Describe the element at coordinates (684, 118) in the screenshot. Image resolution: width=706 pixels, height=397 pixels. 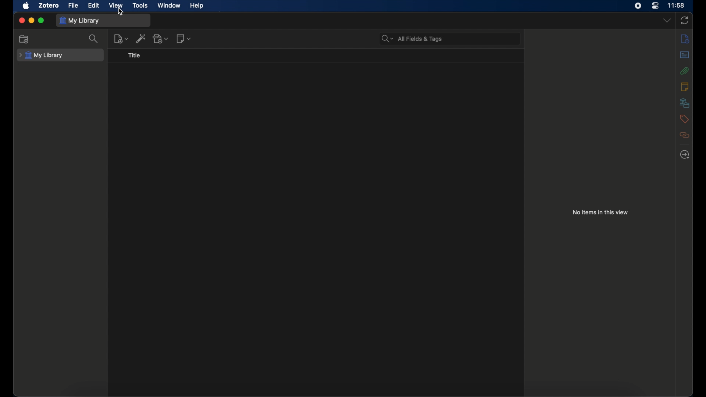
I see `tags` at that location.